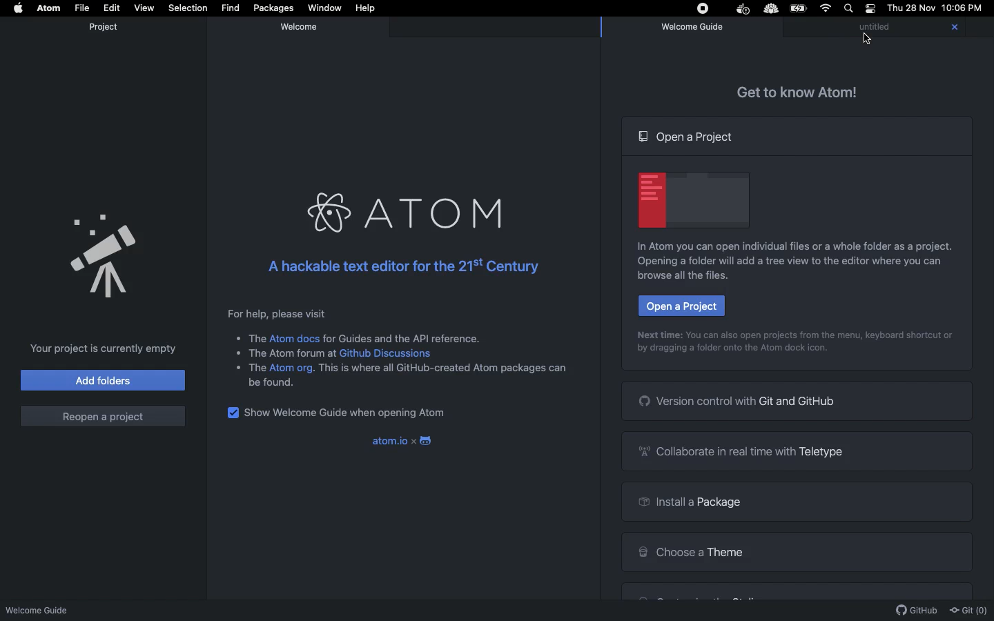 The height and width of the screenshot is (621, 994). What do you see at coordinates (886, 28) in the screenshot?
I see `Untitled` at bounding box center [886, 28].